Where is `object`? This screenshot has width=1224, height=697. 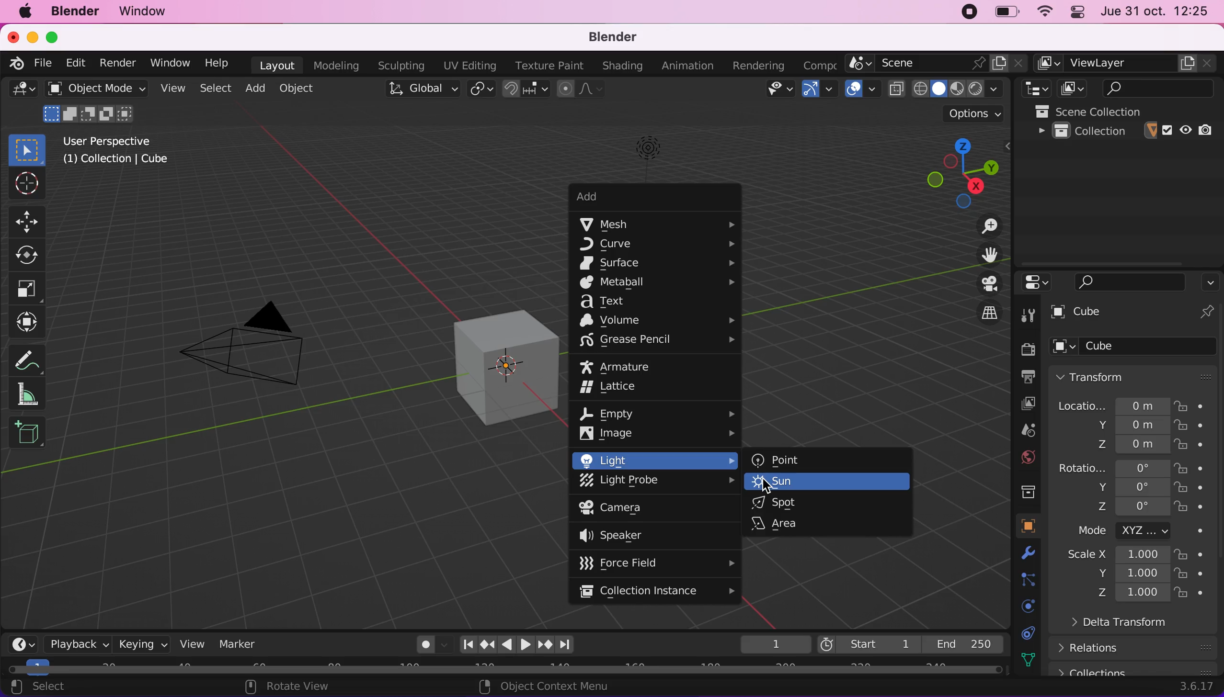 object is located at coordinates (297, 90).